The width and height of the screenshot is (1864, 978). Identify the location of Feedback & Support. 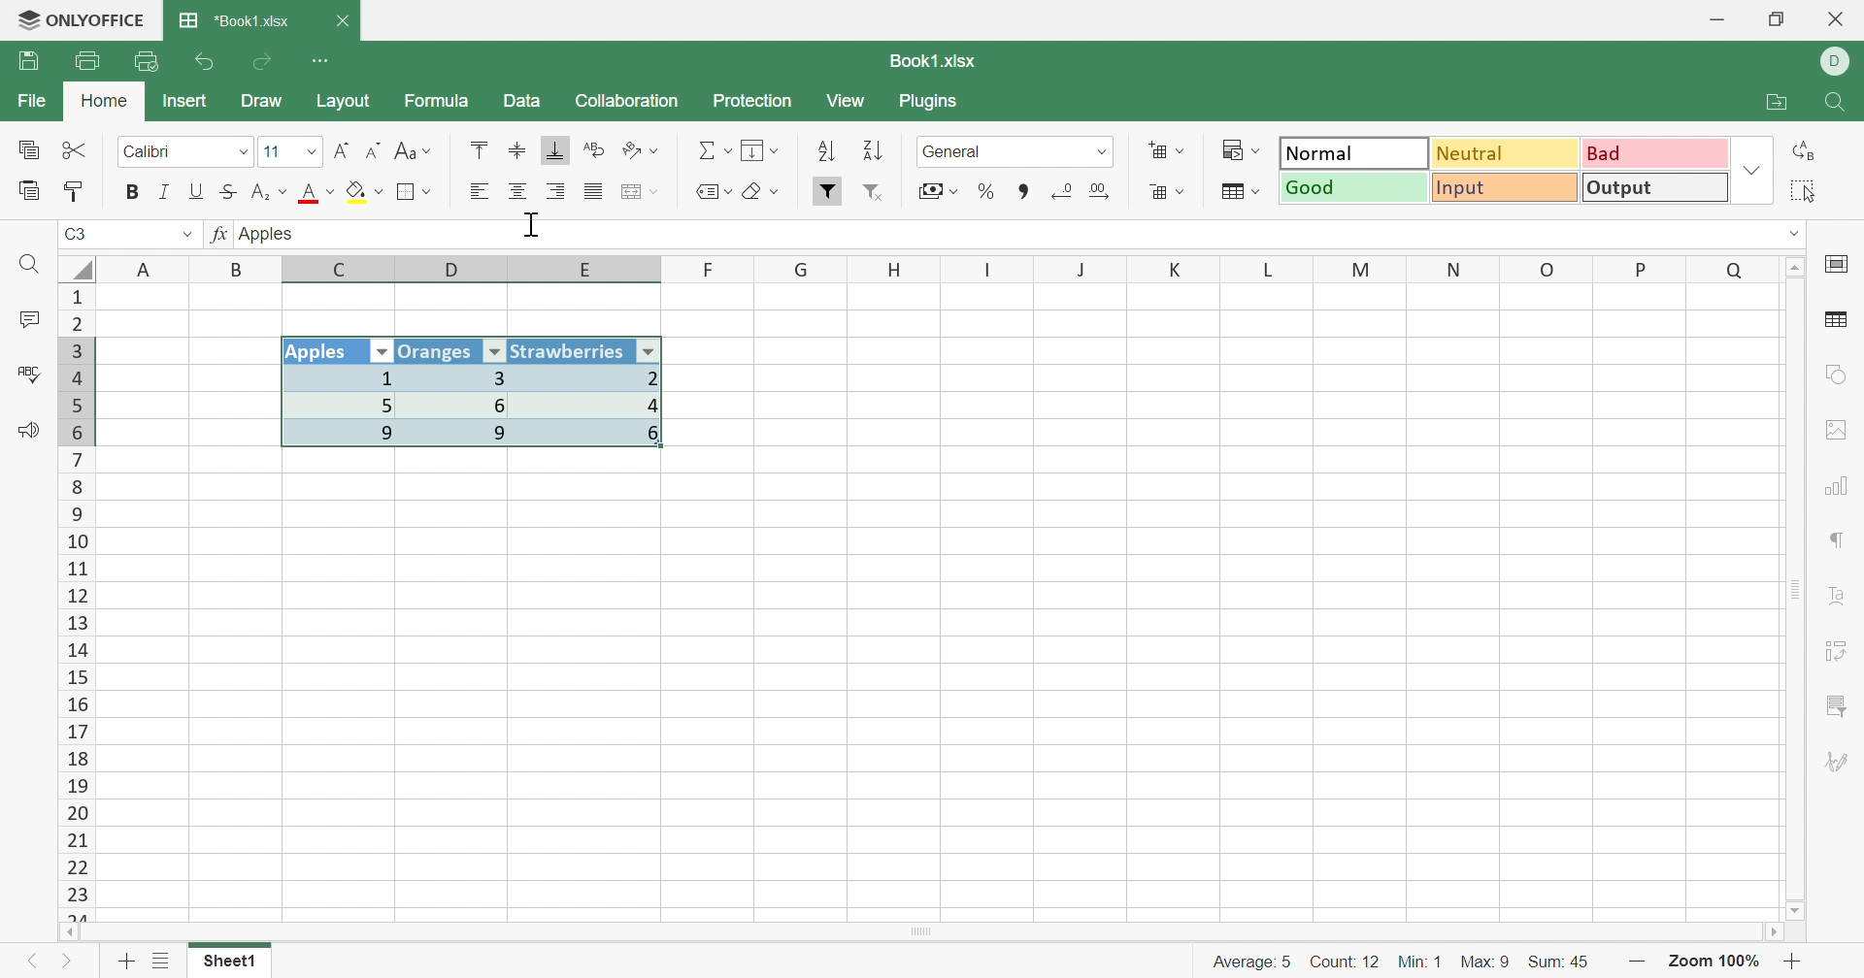
(31, 433).